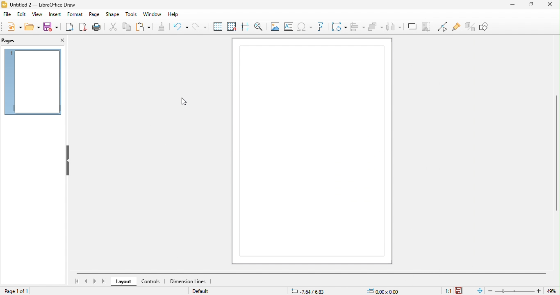 This screenshot has width=560, height=295. Describe the element at coordinates (480, 290) in the screenshot. I see `fit page to current window` at that location.